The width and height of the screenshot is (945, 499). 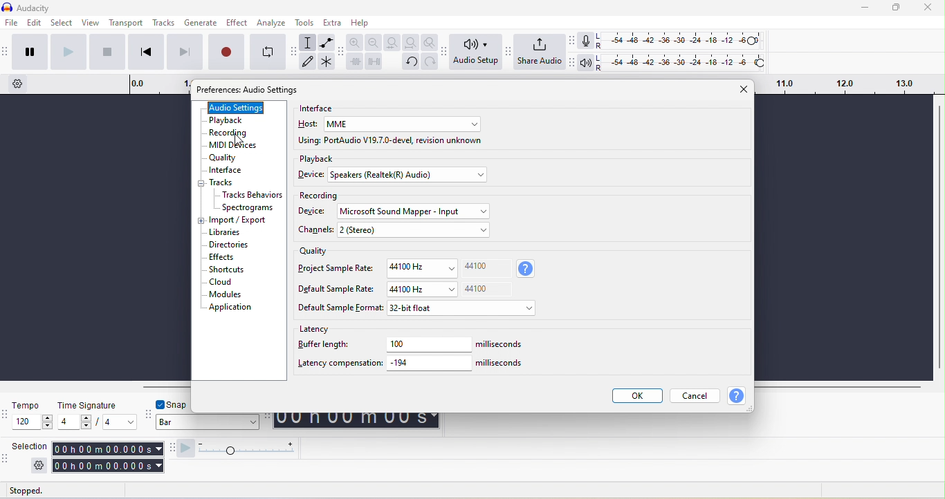 I want to click on sample rate used when recording new track mixing down track and for playback in this project, so click(x=524, y=267).